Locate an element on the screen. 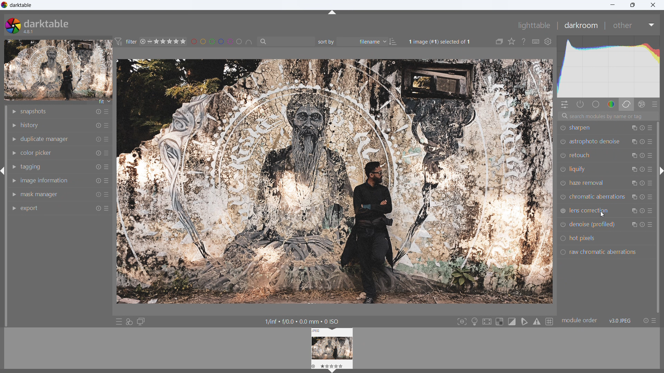 The height and width of the screenshot is (373, 664). define shortcuts is located at coordinates (536, 41).